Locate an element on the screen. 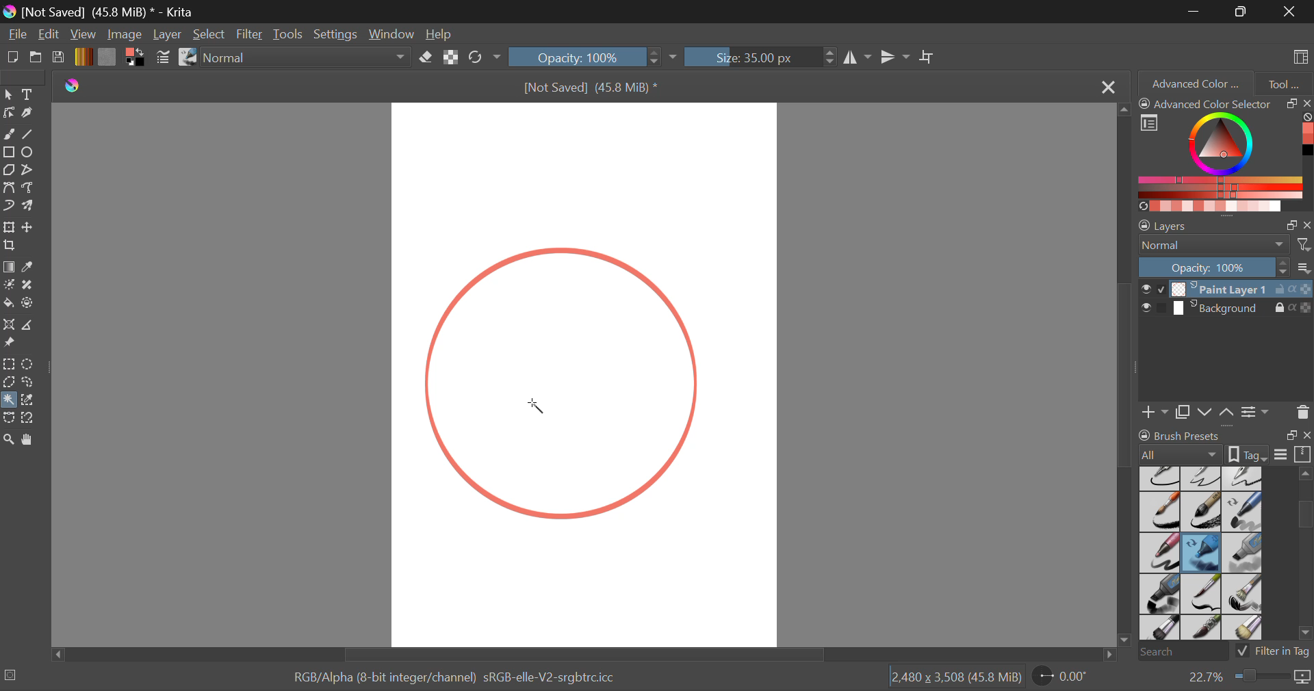  Restore Down is located at coordinates (1196, 11).